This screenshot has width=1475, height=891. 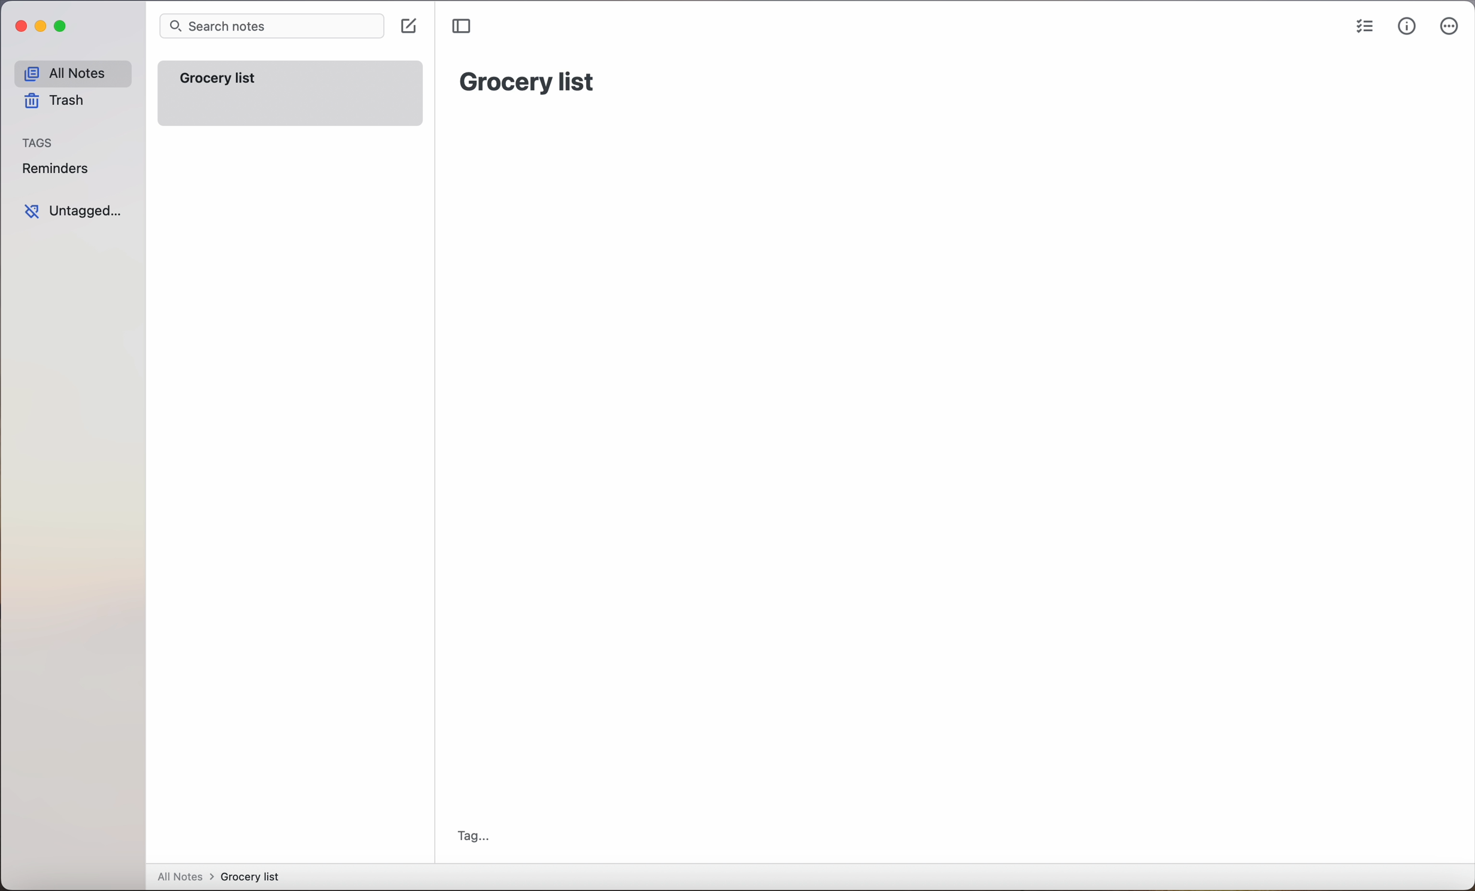 I want to click on search bar, so click(x=271, y=27).